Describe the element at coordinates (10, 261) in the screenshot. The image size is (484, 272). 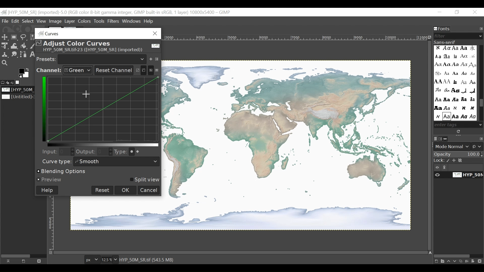
I see `Raise this image display` at that location.